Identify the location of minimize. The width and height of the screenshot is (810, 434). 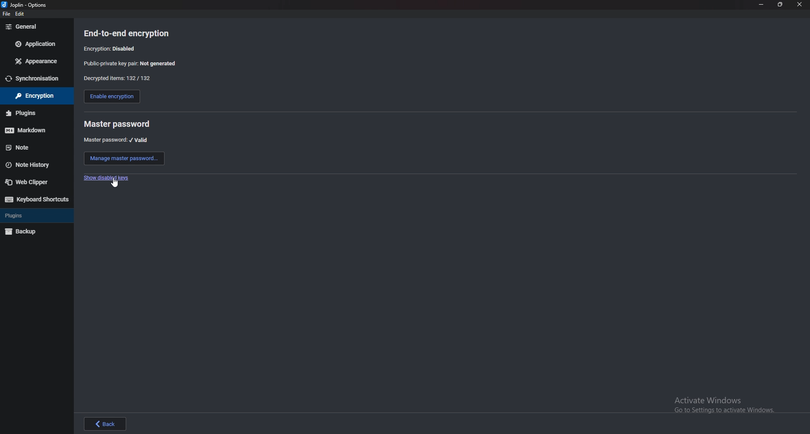
(762, 5).